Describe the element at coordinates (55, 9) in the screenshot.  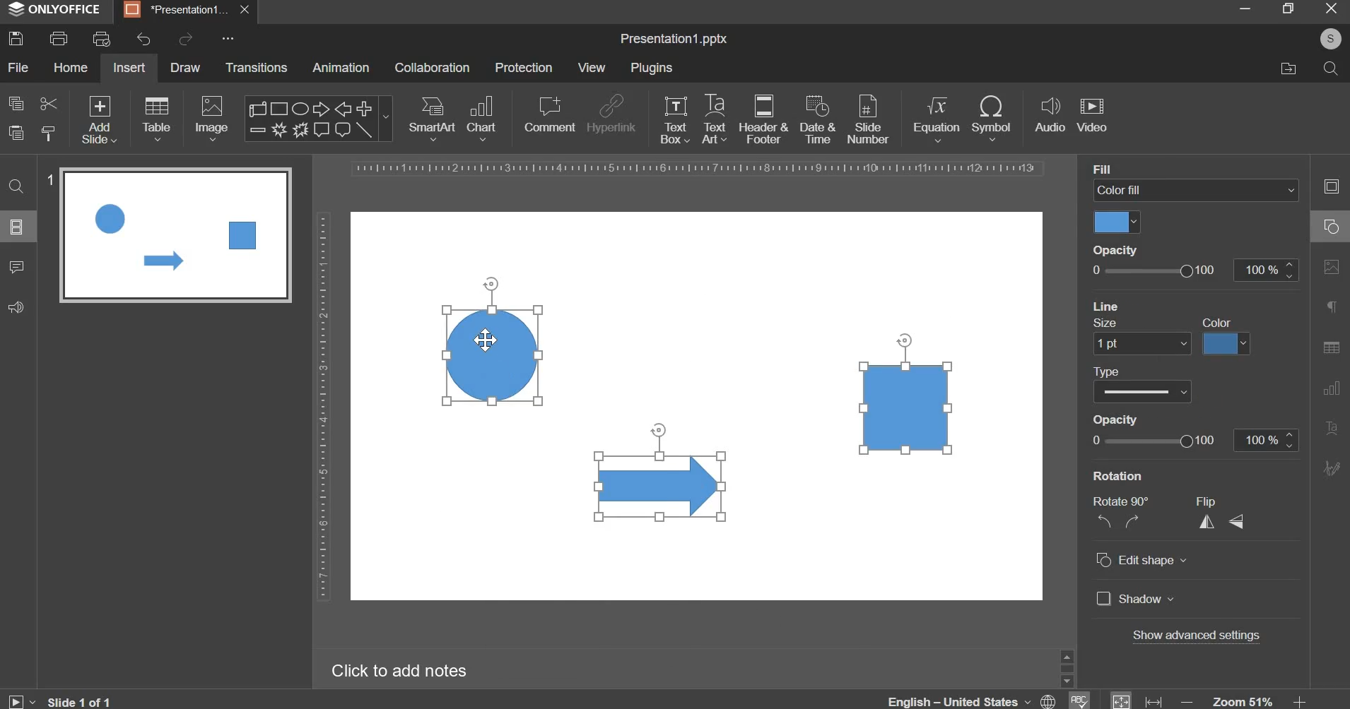
I see `* ONLYOFFICE` at that location.